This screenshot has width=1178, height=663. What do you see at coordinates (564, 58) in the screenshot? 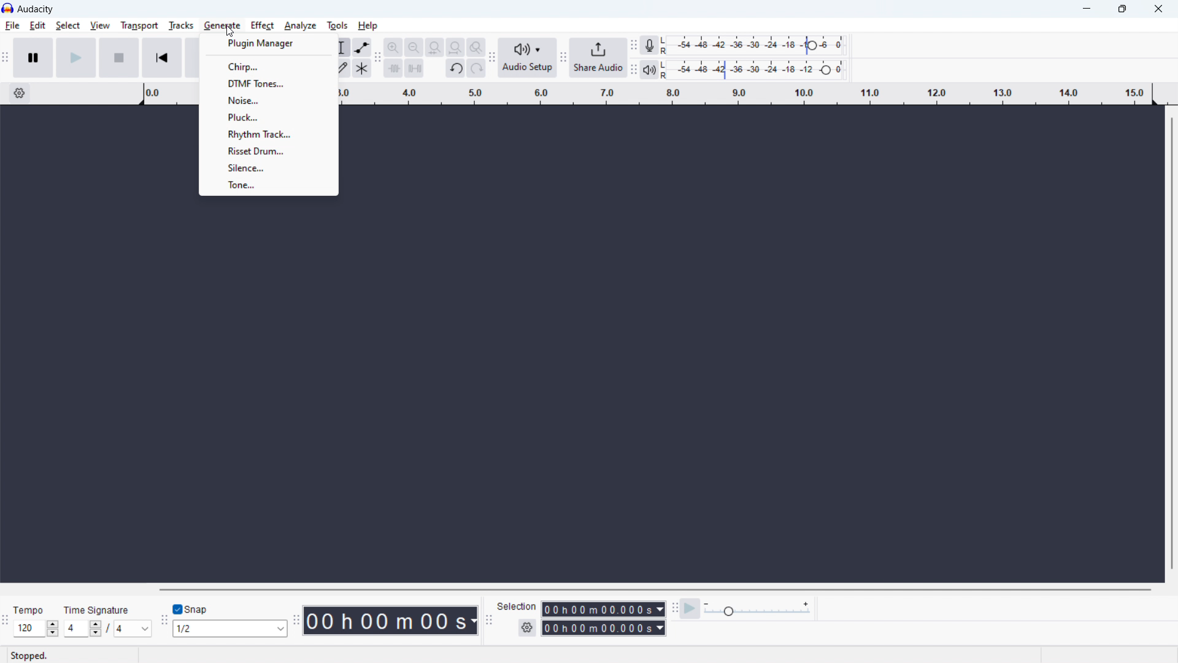
I see `share audio toolbar` at bounding box center [564, 58].